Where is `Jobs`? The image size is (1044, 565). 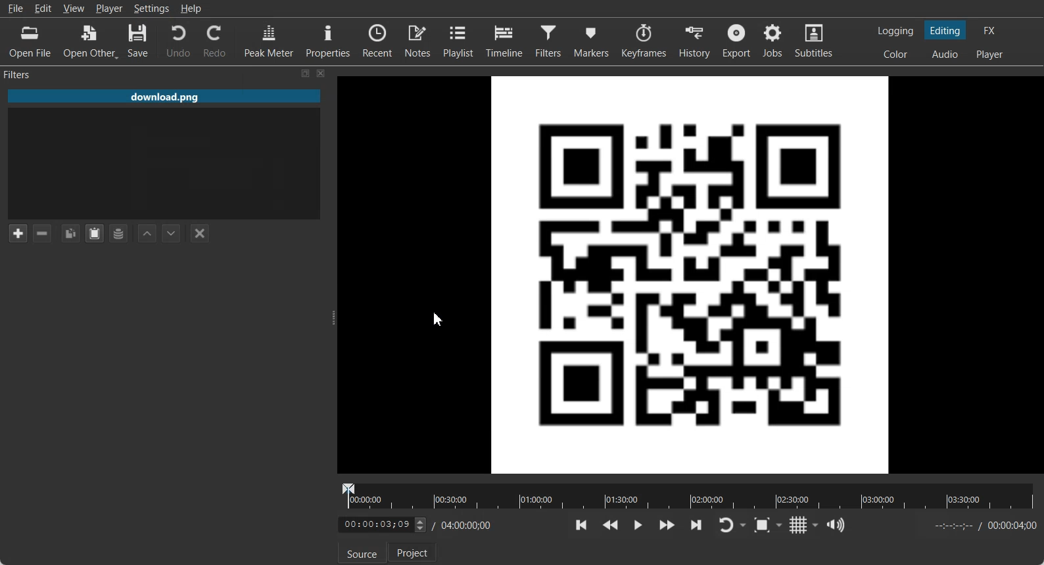
Jobs is located at coordinates (774, 41).